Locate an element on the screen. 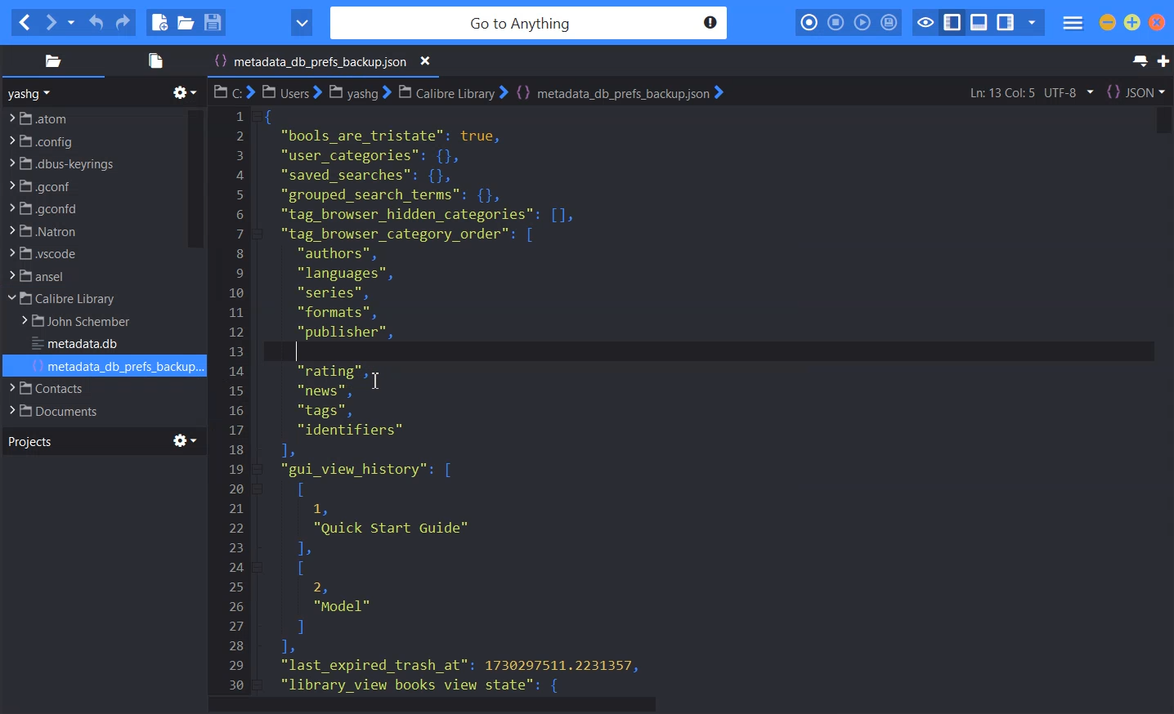 The height and width of the screenshot is (714, 1174). Text Cursor is located at coordinates (378, 379).